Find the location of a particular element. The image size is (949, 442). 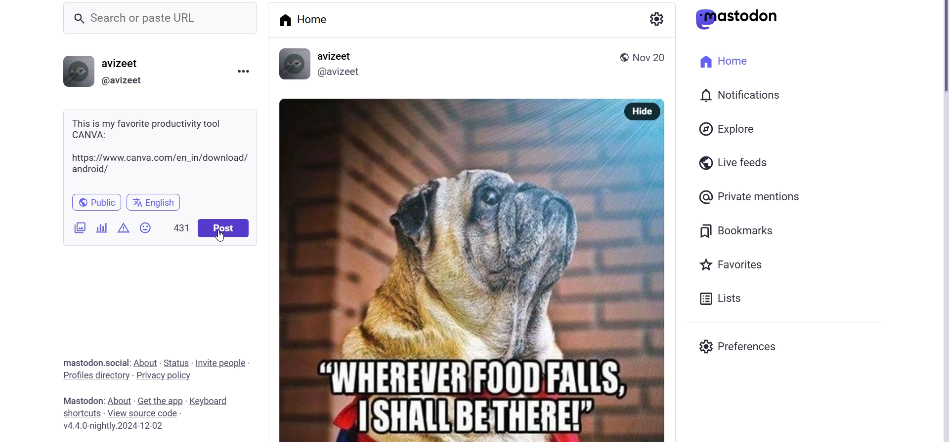

mastodon is located at coordinates (739, 17).